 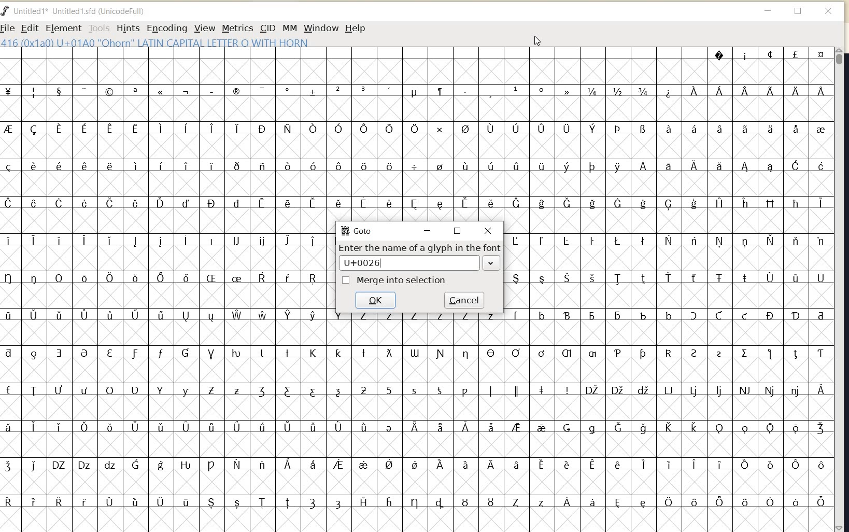 I want to click on ENCODING, so click(x=166, y=29).